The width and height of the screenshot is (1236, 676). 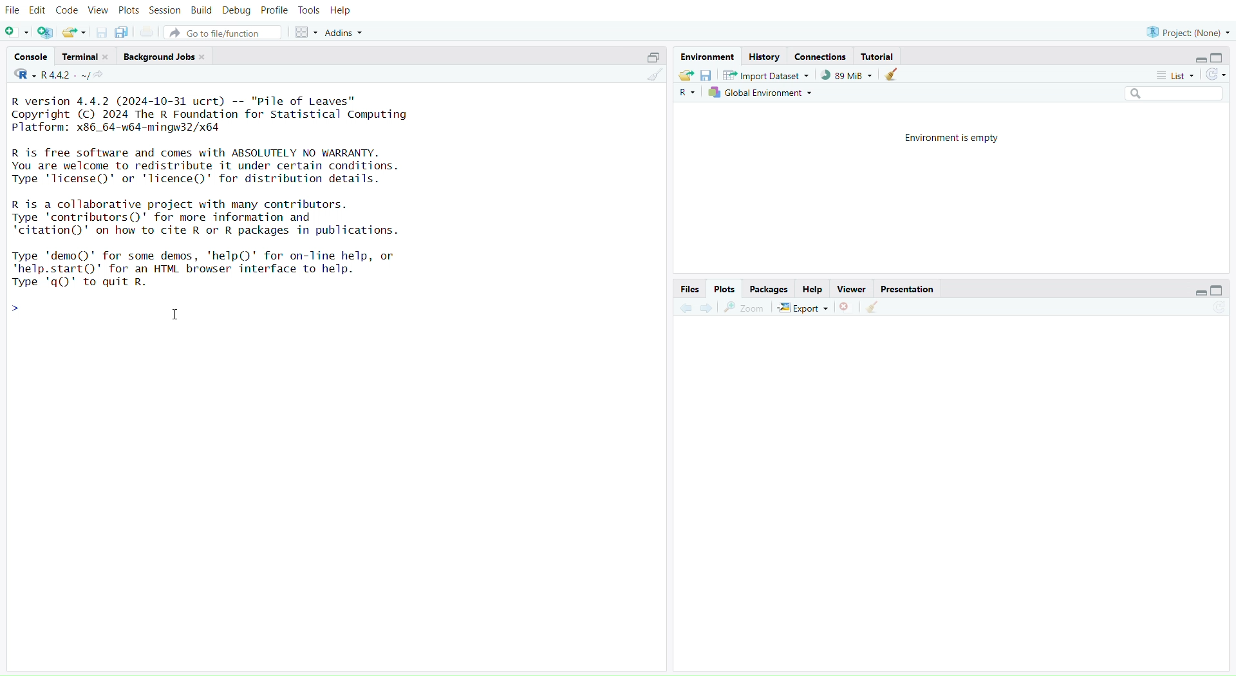 What do you see at coordinates (127, 10) in the screenshot?
I see `Plots` at bounding box center [127, 10].